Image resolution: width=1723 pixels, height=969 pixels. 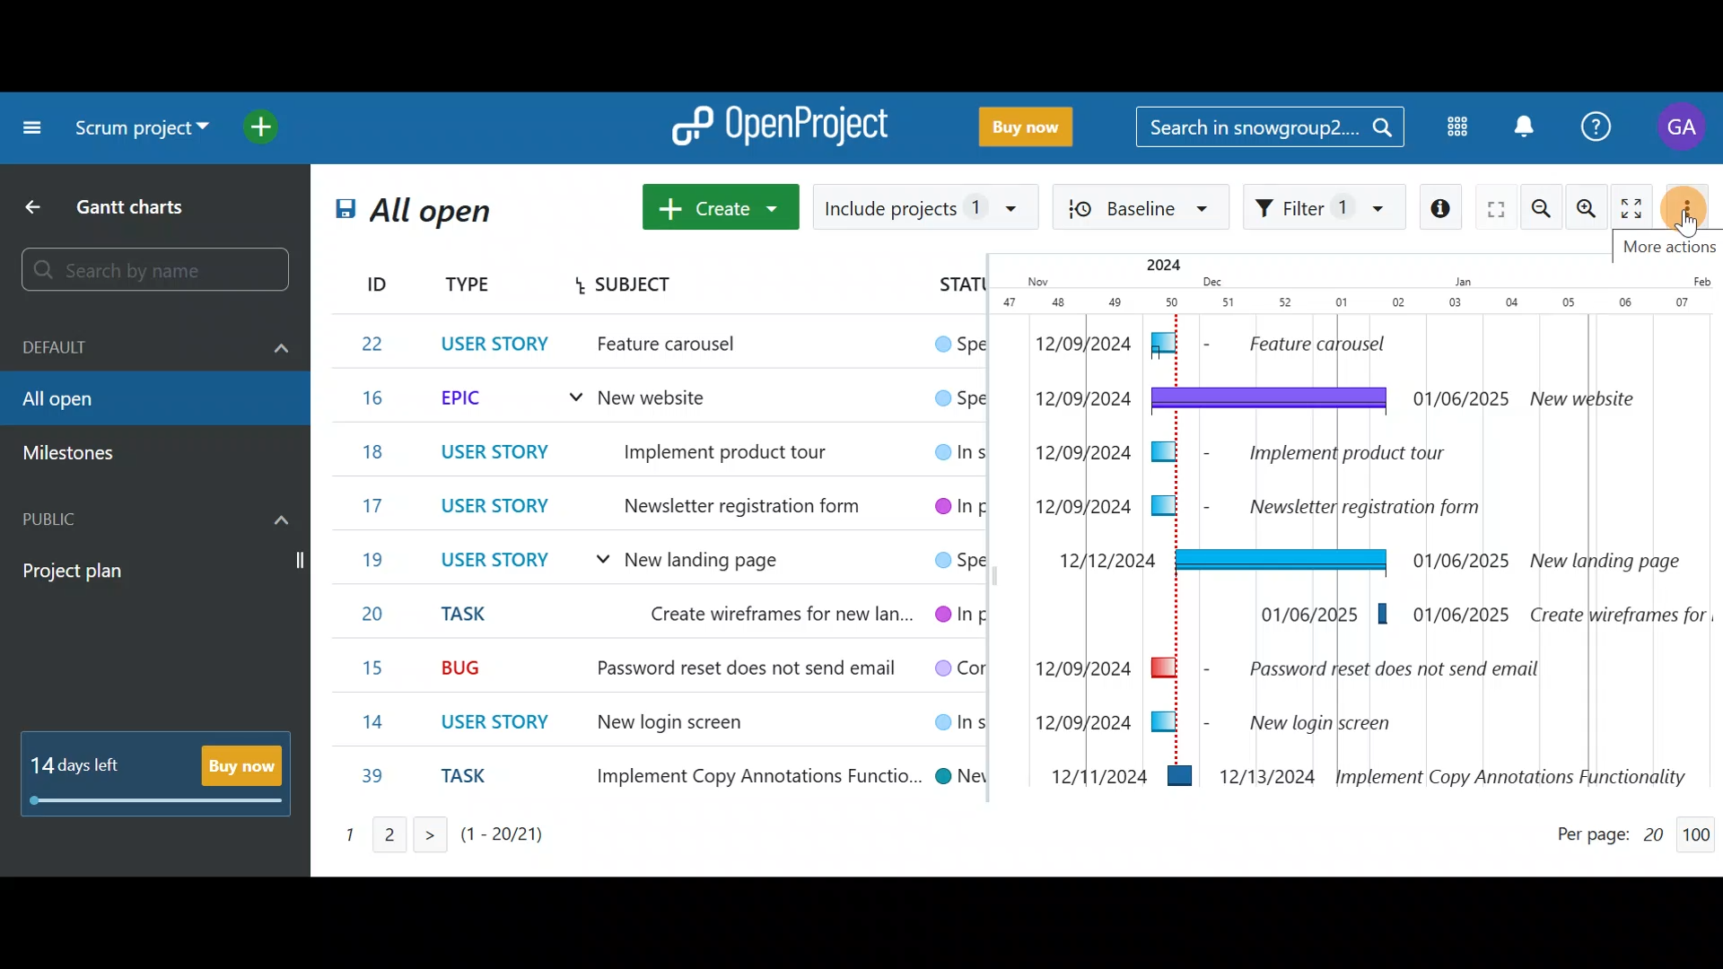 What do you see at coordinates (339, 220) in the screenshot?
I see `This view has unsaved changes, click to save them` at bounding box center [339, 220].